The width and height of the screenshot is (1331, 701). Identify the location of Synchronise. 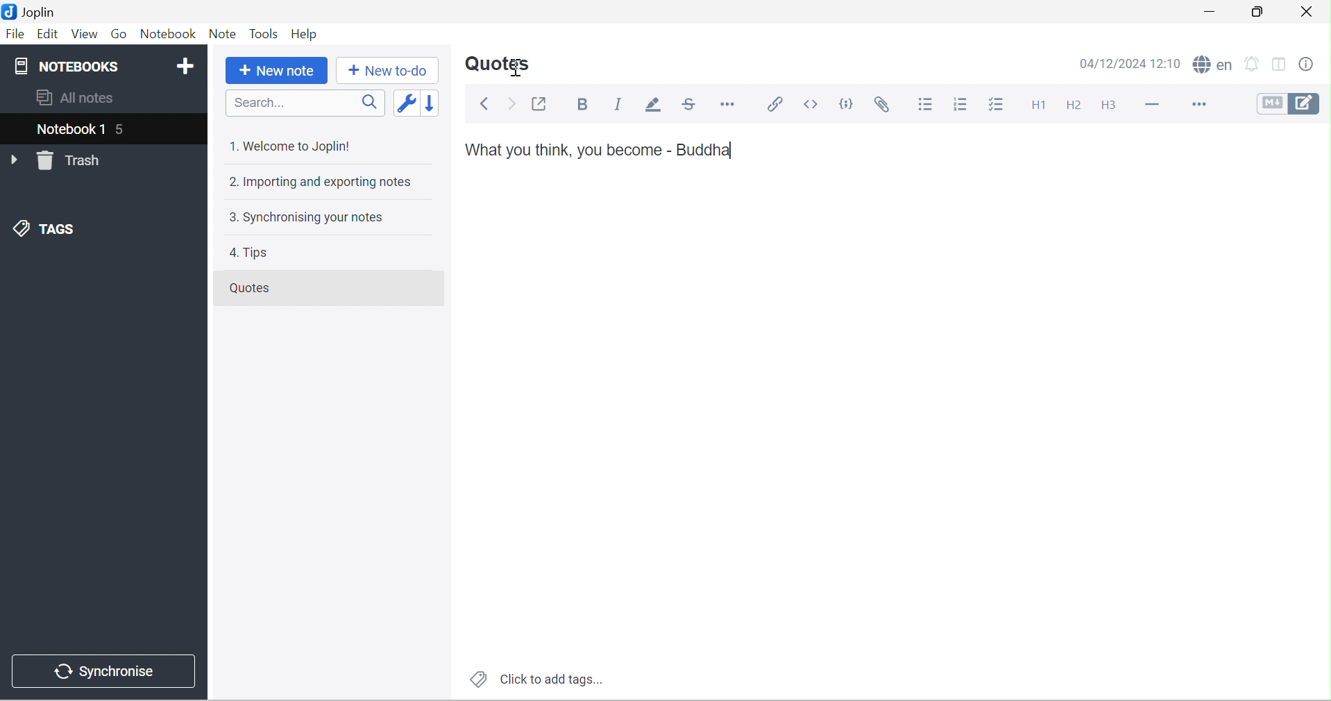
(108, 673).